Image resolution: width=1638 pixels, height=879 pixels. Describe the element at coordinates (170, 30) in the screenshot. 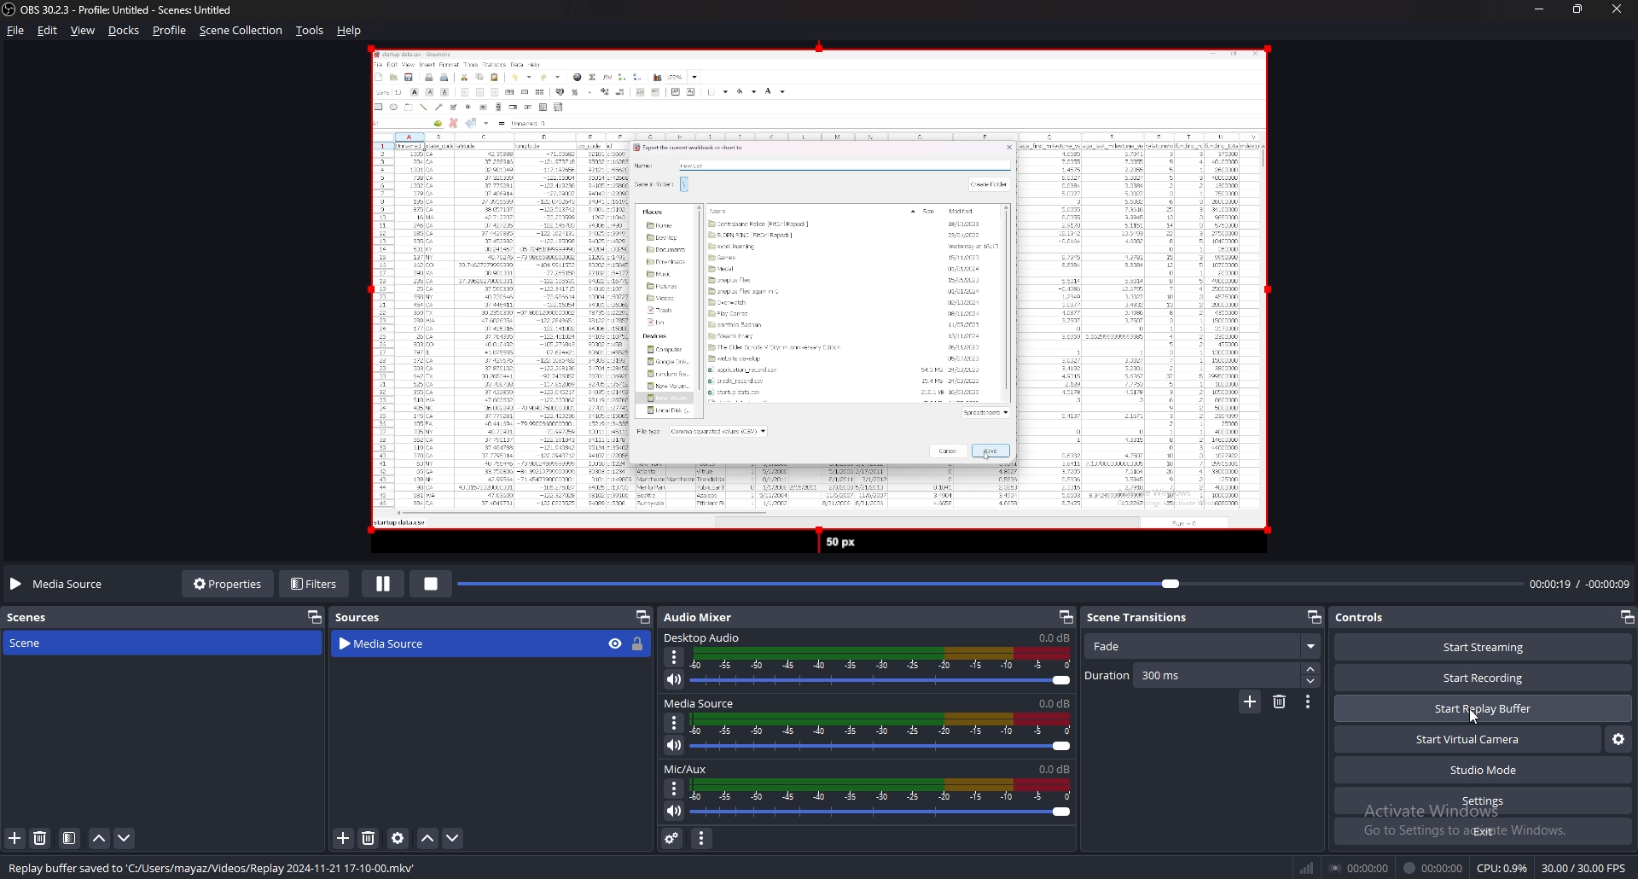

I see `profile` at that location.